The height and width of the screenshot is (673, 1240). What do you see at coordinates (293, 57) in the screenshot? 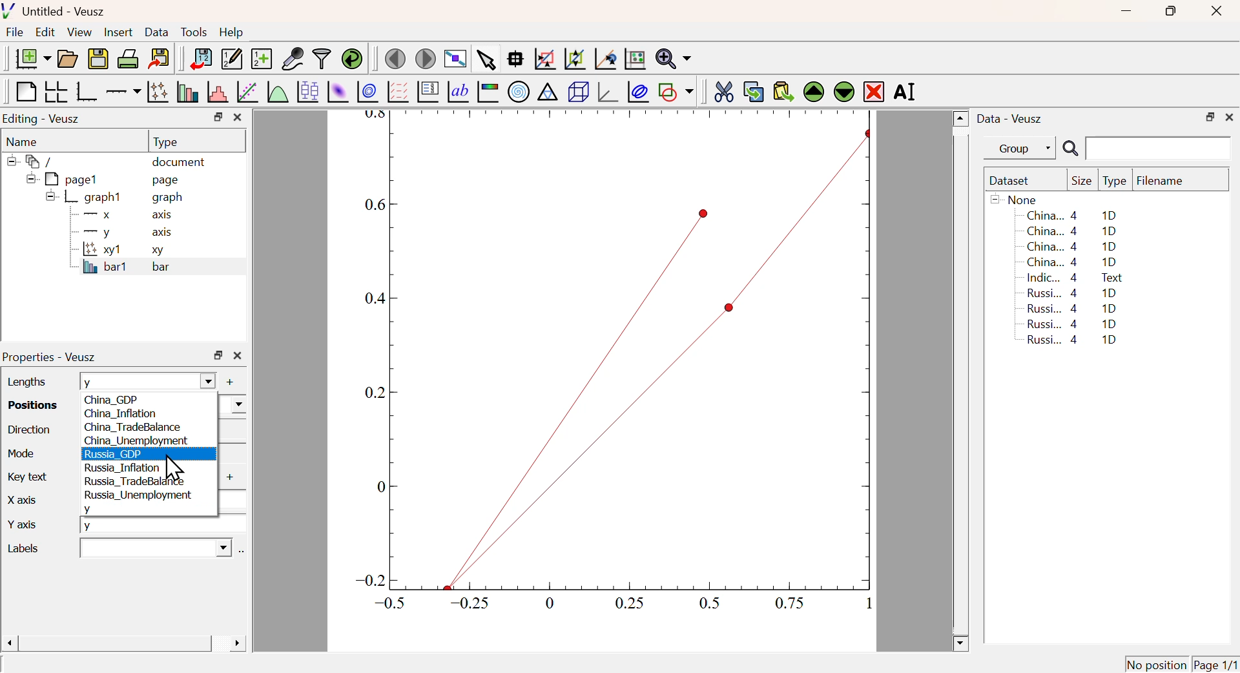
I see `Capture Remote Data` at bounding box center [293, 57].